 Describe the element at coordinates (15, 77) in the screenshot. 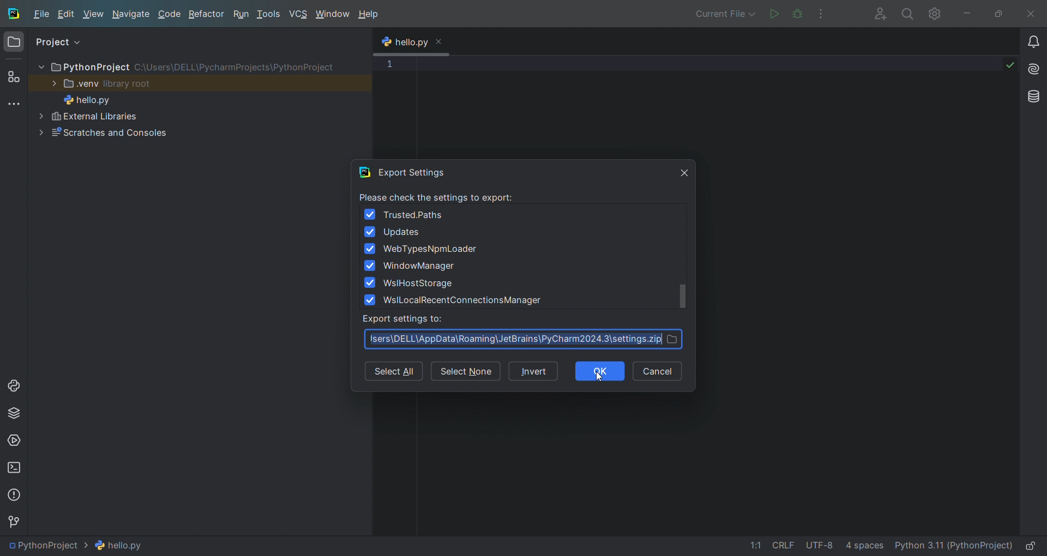

I see `structure` at that location.